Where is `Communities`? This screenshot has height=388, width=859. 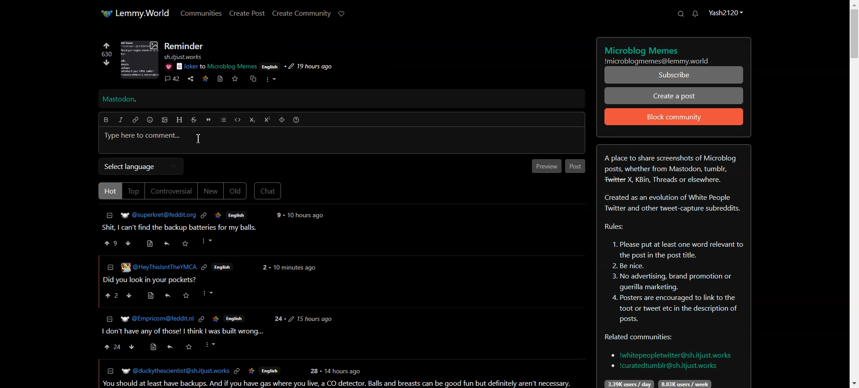 Communities is located at coordinates (201, 13).